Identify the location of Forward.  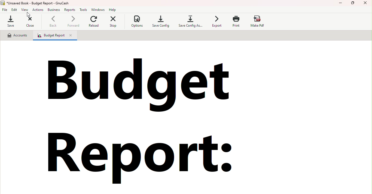
(73, 22).